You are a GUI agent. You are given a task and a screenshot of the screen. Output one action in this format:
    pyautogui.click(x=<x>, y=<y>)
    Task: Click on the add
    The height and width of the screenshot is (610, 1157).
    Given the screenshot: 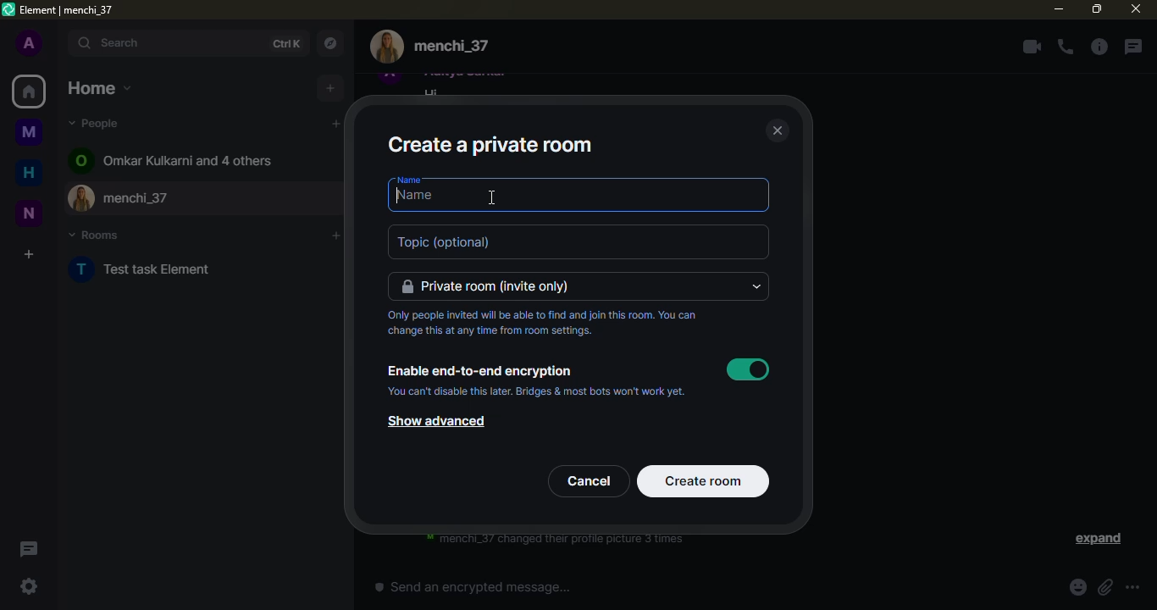 What is the action you would take?
    pyautogui.click(x=330, y=88)
    